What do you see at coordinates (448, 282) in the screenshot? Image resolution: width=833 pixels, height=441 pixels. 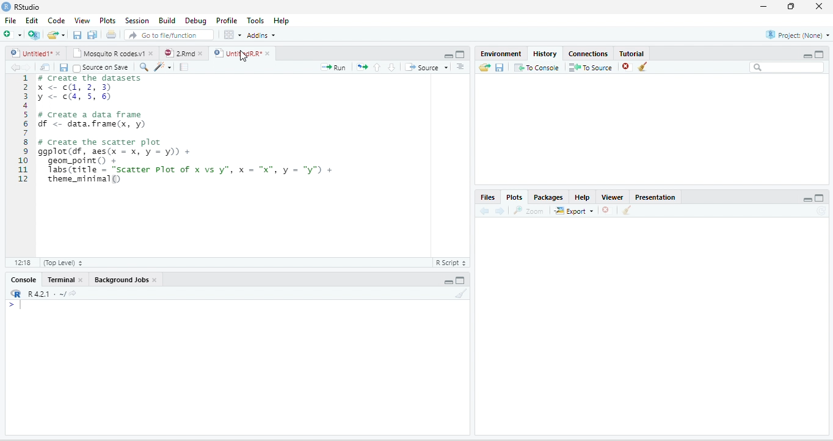 I see `Minimize` at bounding box center [448, 282].